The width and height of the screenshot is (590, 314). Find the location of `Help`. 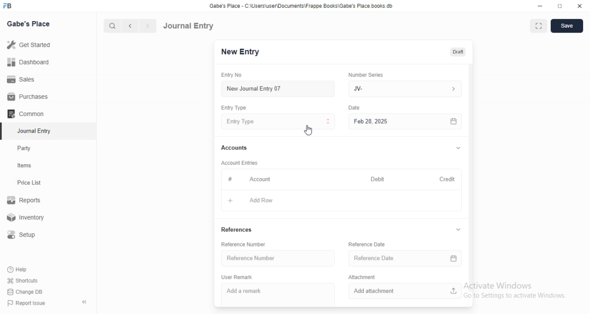

Help is located at coordinates (19, 269).